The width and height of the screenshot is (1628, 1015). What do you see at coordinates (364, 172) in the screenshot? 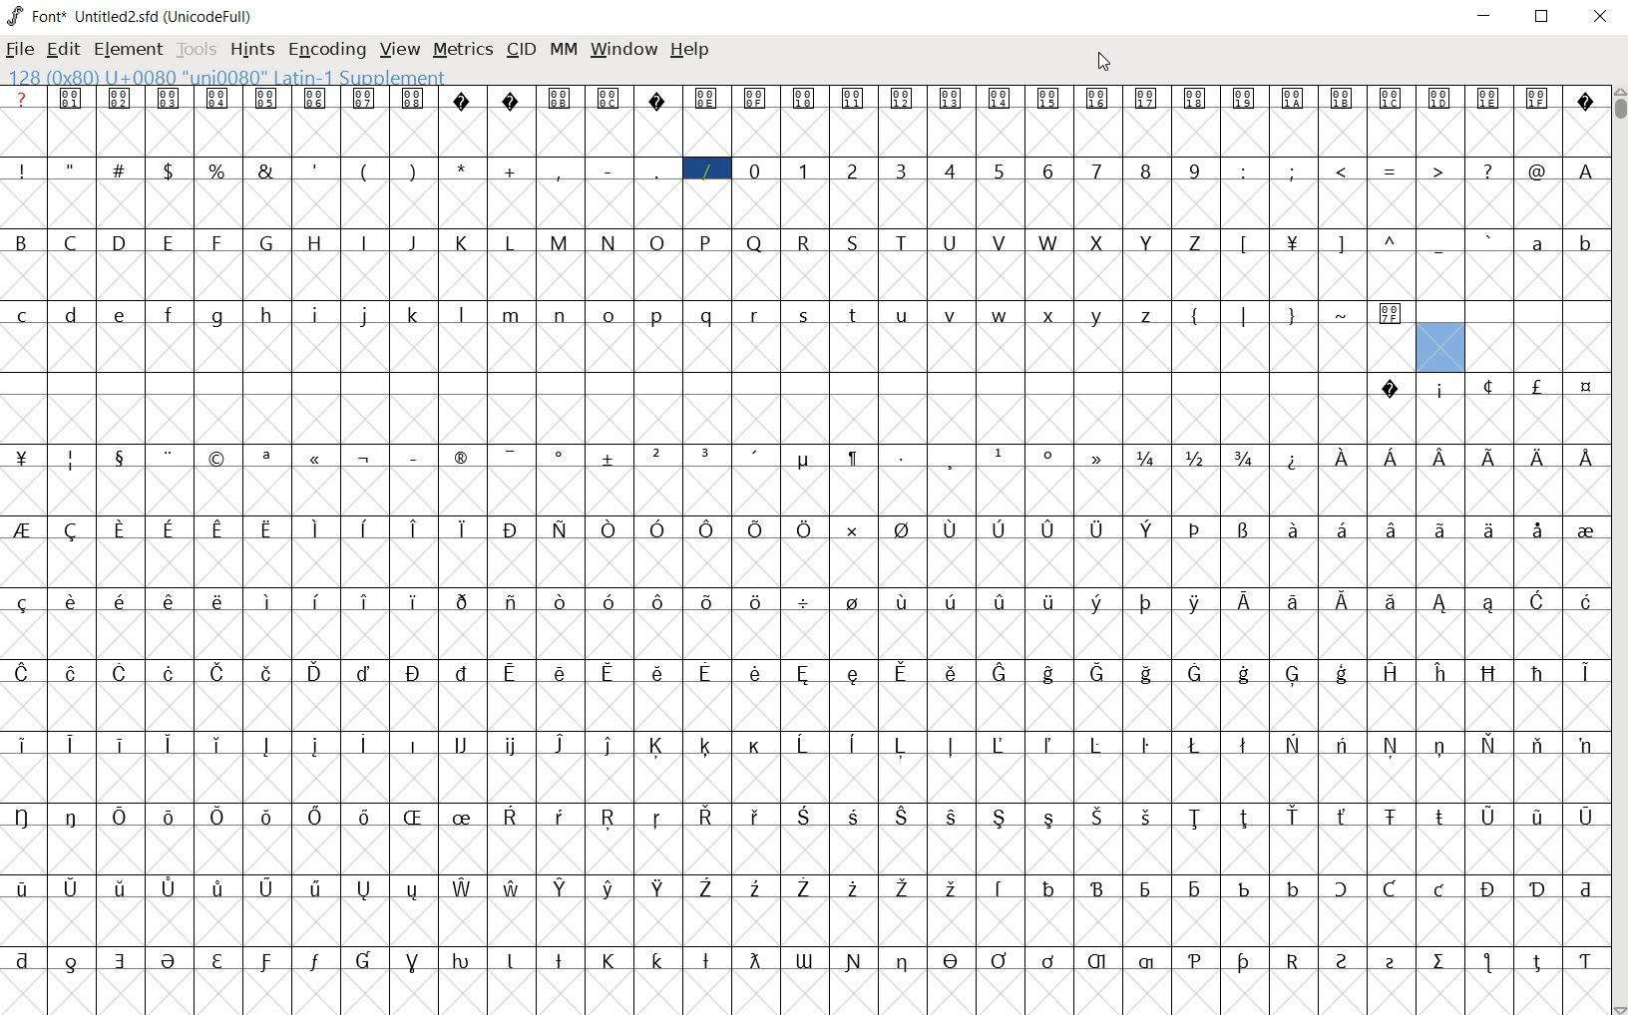
I see `glyph` at bounding box center [364, 172].